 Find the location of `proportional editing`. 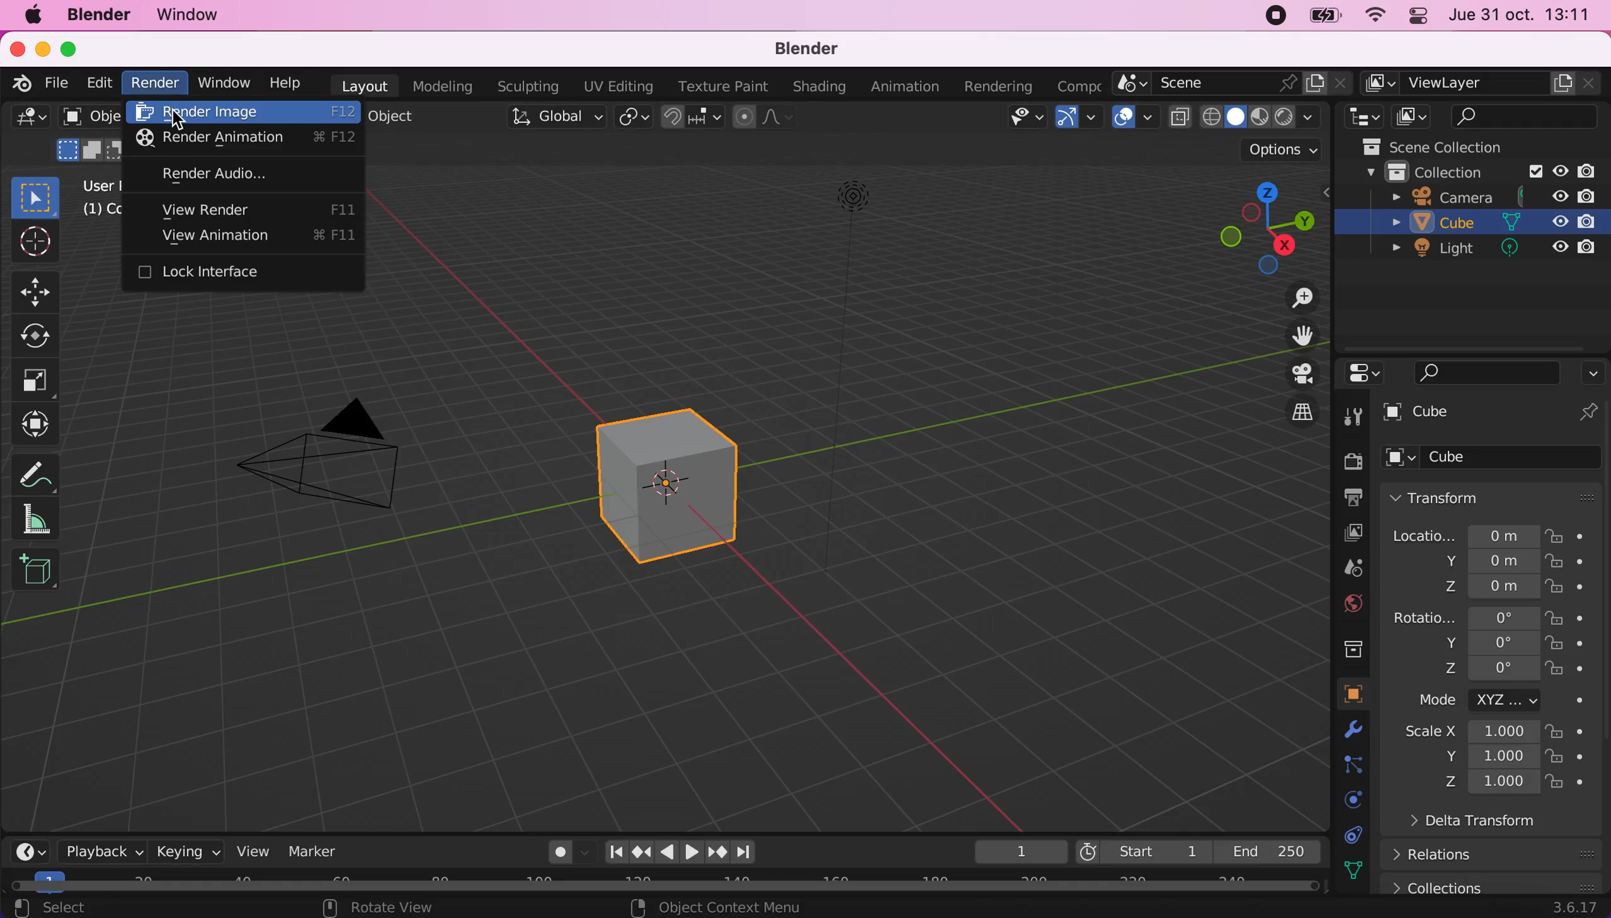

proportional editing is located at coordinates (776, 118).